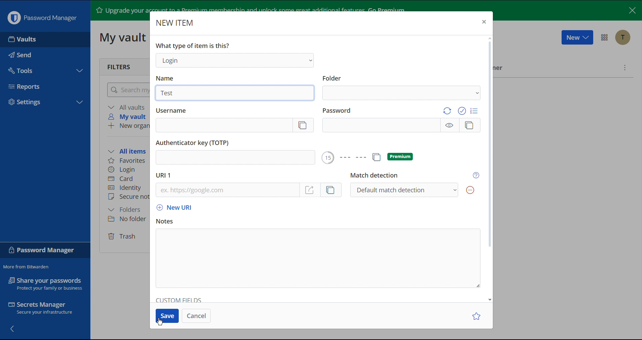 The width and height of the screenshot is (642, 340). Describe the element at coordinates (179, 299) in the screenshot. I see `Custom Fields` at that location.